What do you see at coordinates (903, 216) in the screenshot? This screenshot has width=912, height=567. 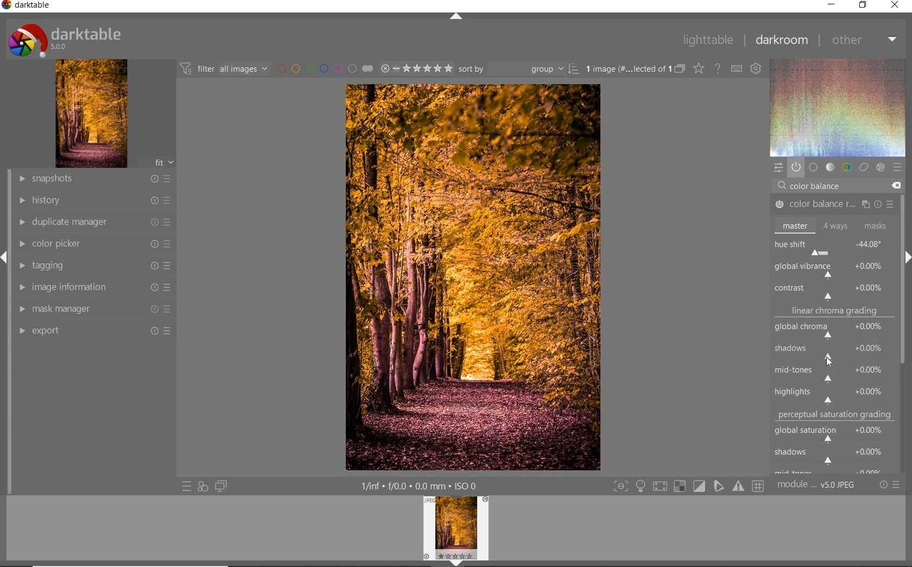 I see `scrollbar` at bounding box center [903, 216].